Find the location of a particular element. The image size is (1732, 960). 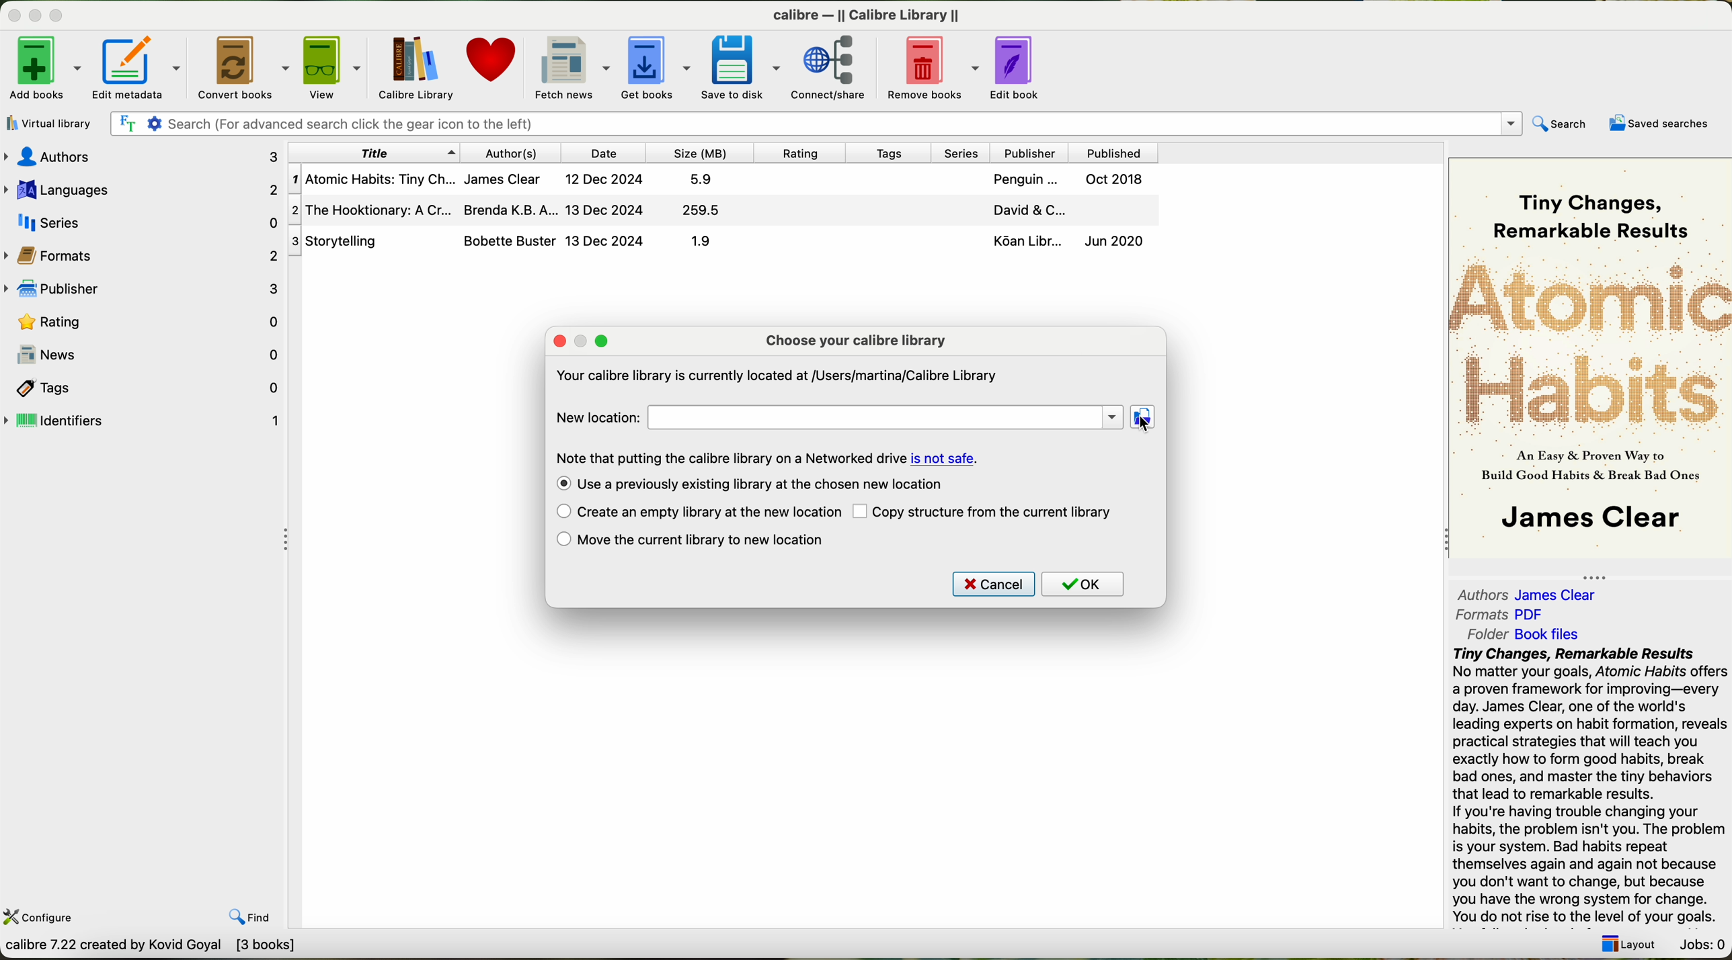

authors is located at coordinates (1477, 593).